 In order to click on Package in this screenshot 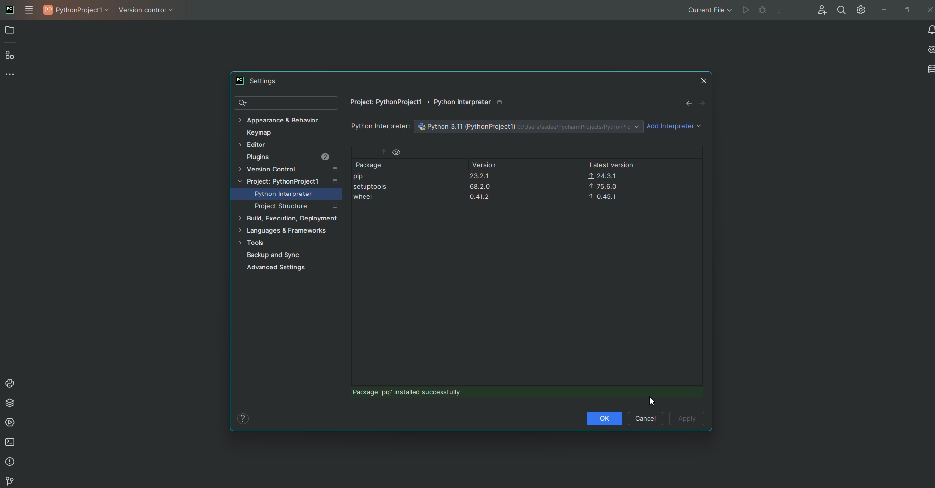, I will do `click(369, 165)`.